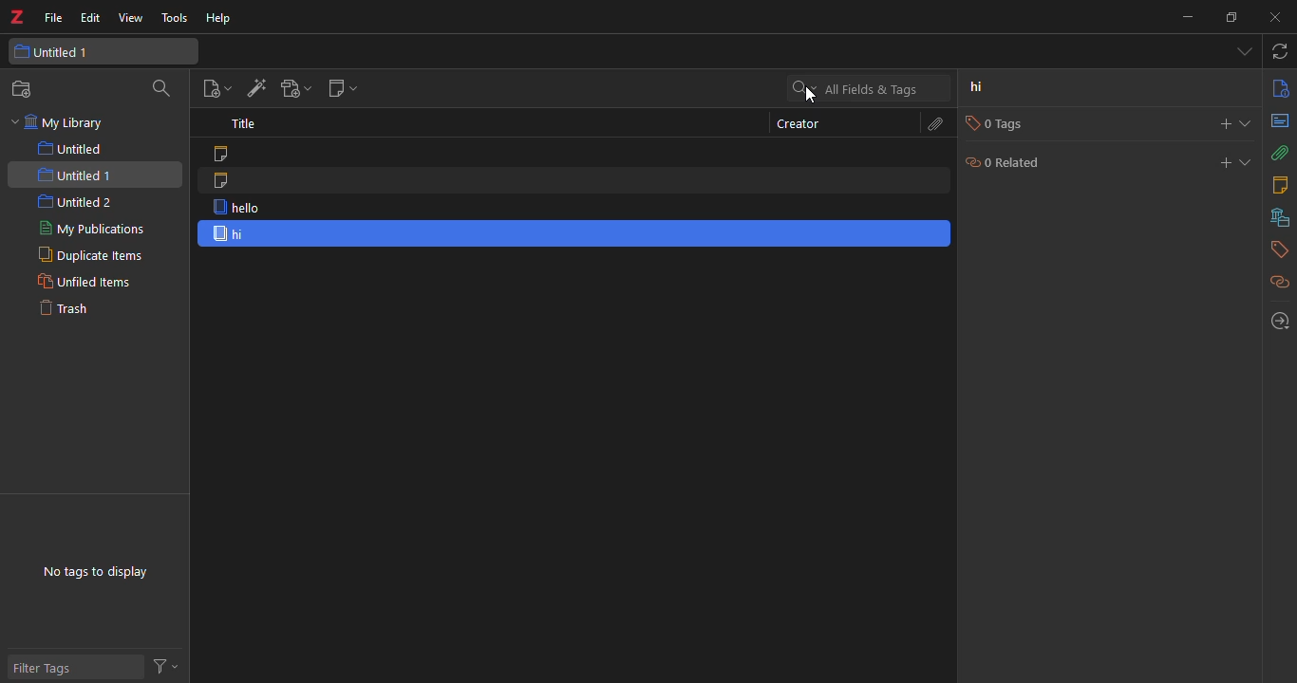 This screenshot has height=683, width=1297. Describe the element at coordinates (89, 18) in the screenshot. I see `edit` at that location.